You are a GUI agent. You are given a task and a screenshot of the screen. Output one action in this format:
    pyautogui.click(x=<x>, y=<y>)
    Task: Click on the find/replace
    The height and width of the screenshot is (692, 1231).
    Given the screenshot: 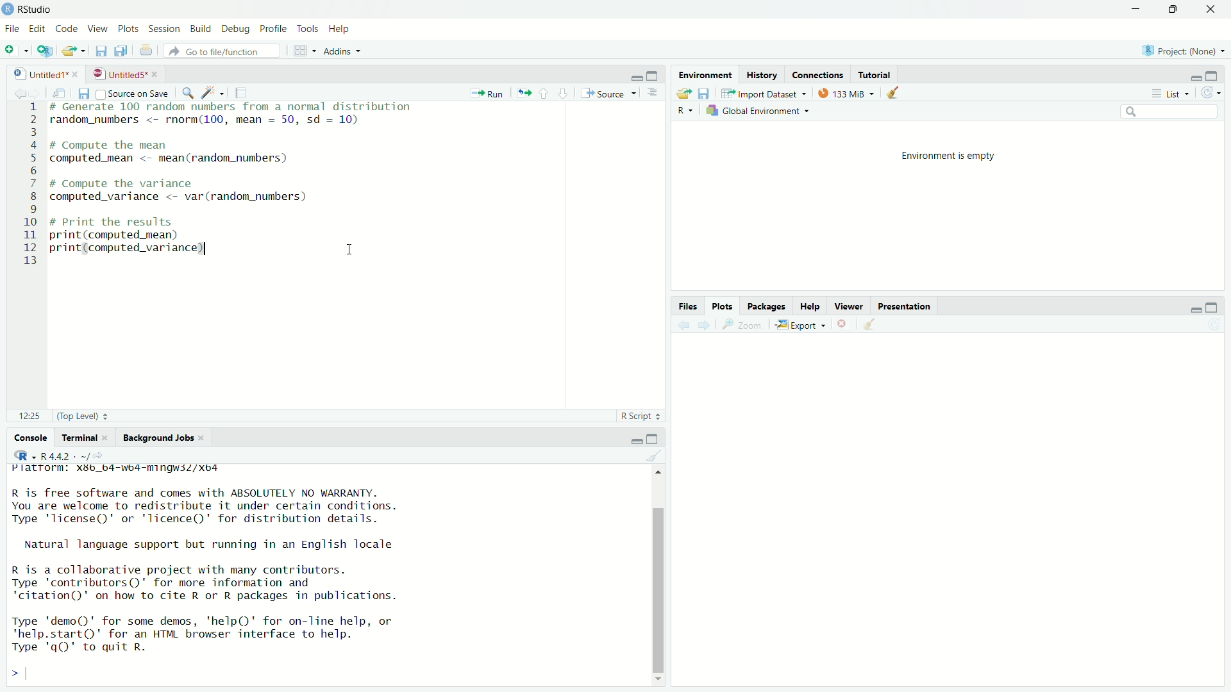 What is the action you would take?
    pyautogui.click(x=187, y=92)
    